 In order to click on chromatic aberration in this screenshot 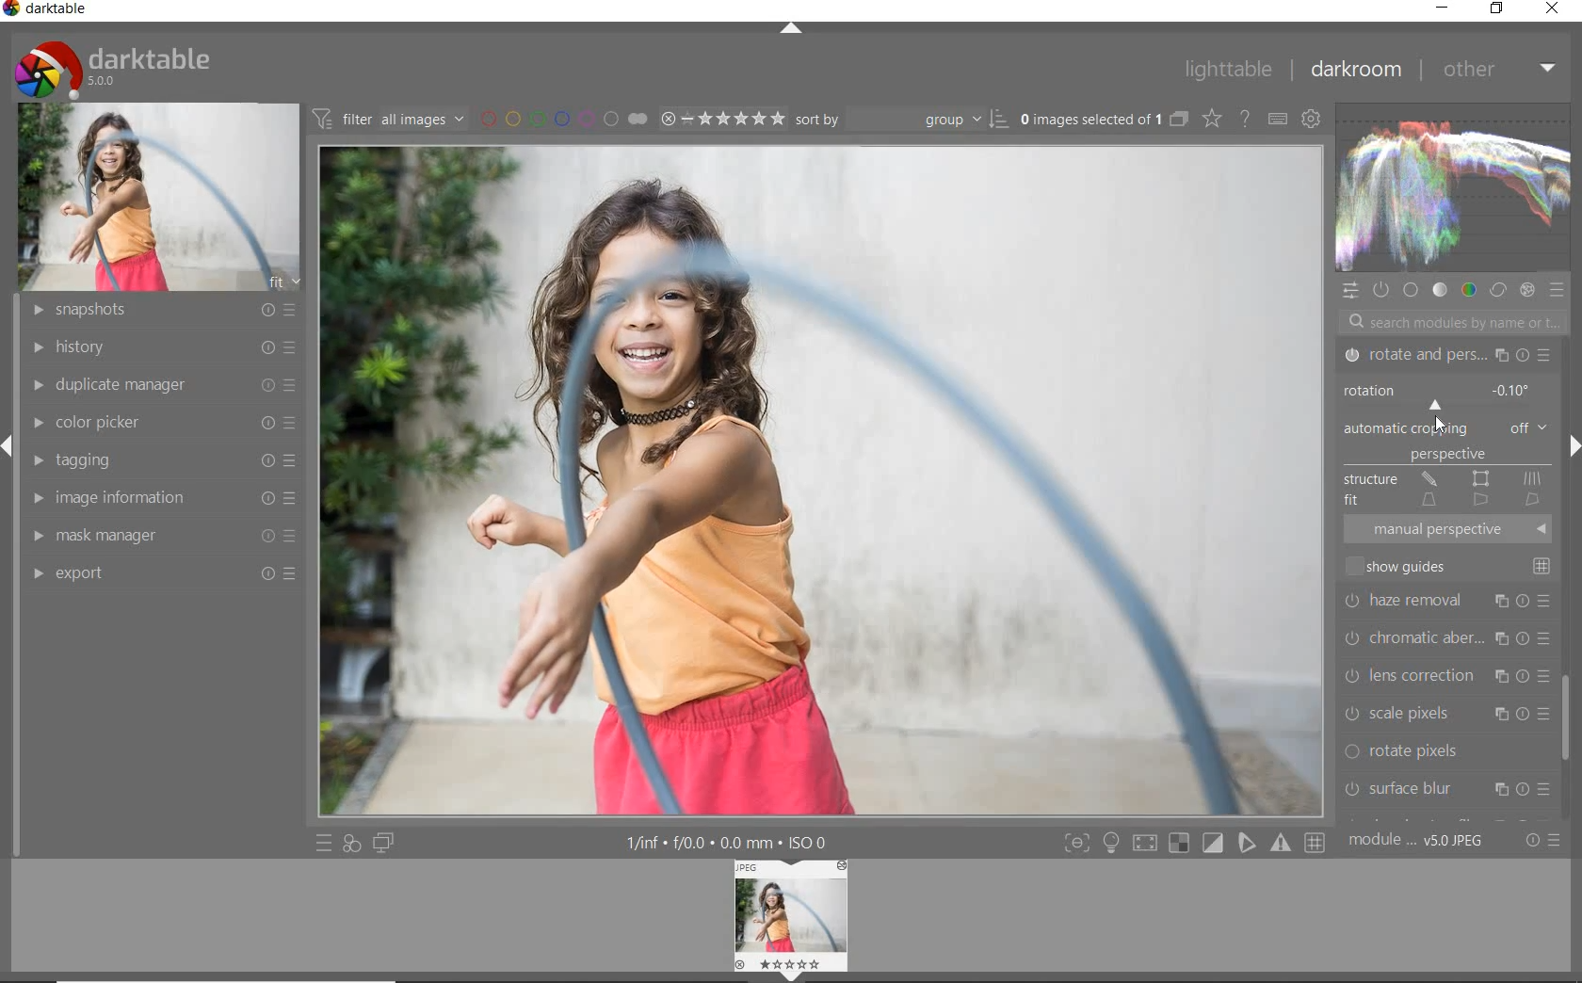, I will do `click(1446, 637)`.